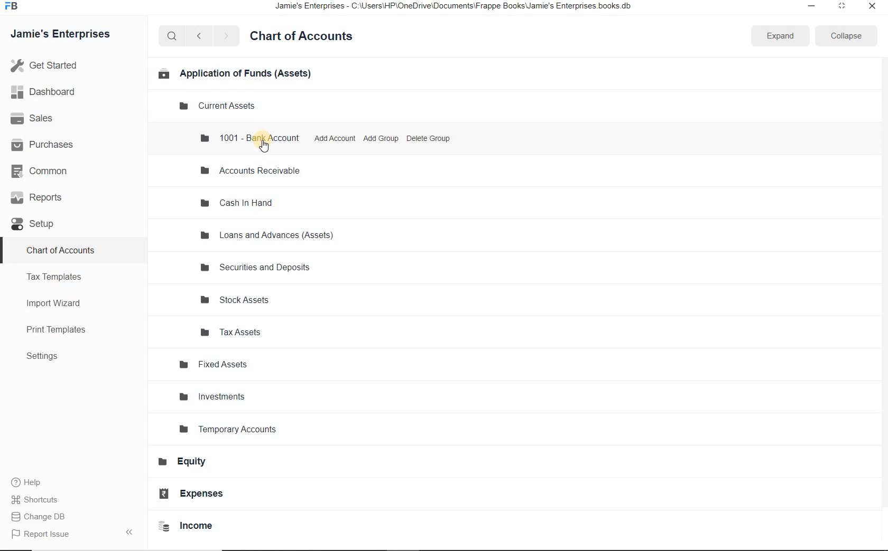 Image resolution: width=888 pixels, height=551 pixels. Describe the element at coordinates (381, 138) in the screenshot. I see `Add Group` at that location.